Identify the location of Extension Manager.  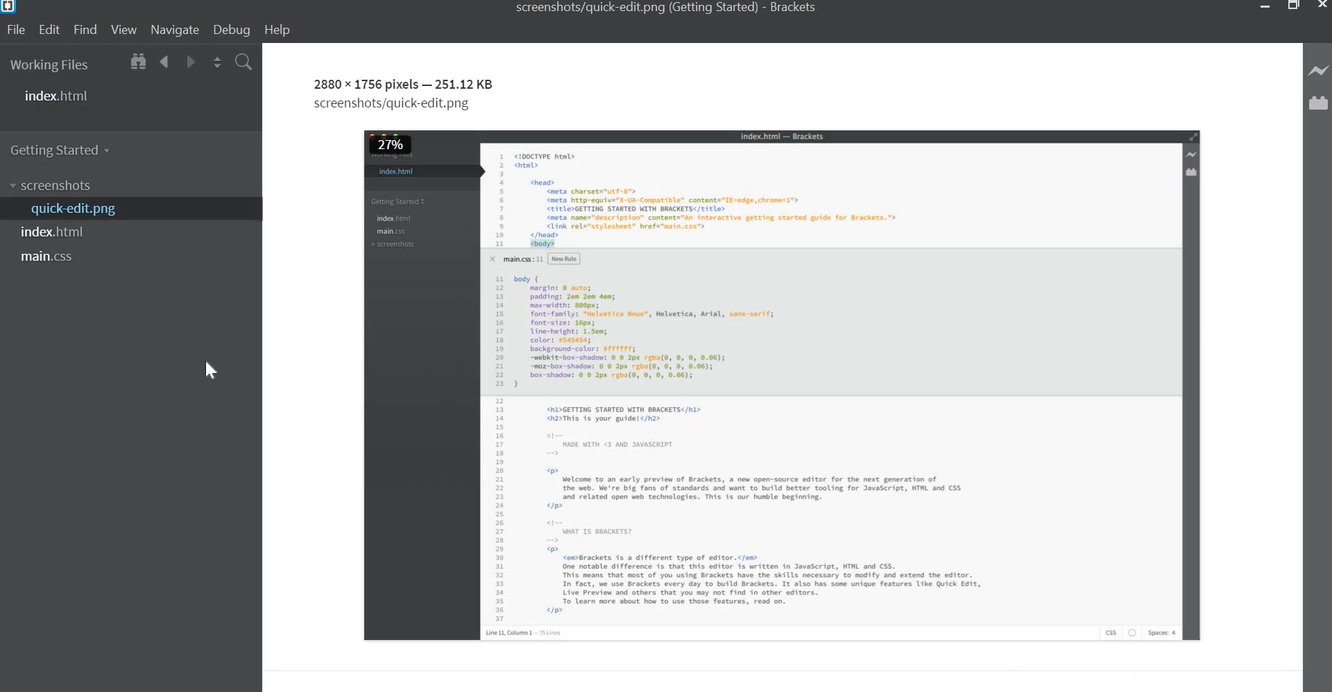
(1320, 107).